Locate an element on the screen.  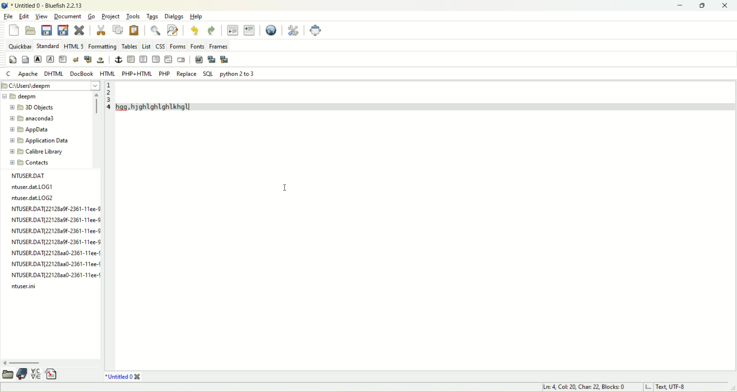
html comment is located at coordinates (169, 59).